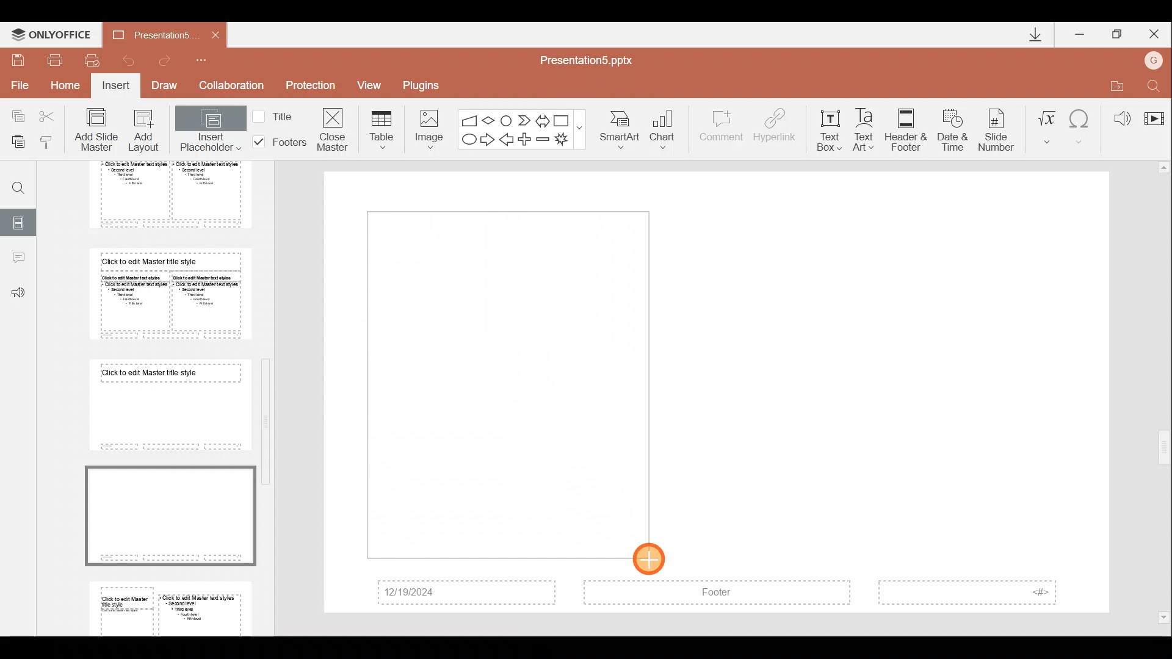 This screenshot has width=1172, height=659. What do you see at coordinates (20, 221) in the screenshot?
I see `Slides` at bounding box center [20, 221].